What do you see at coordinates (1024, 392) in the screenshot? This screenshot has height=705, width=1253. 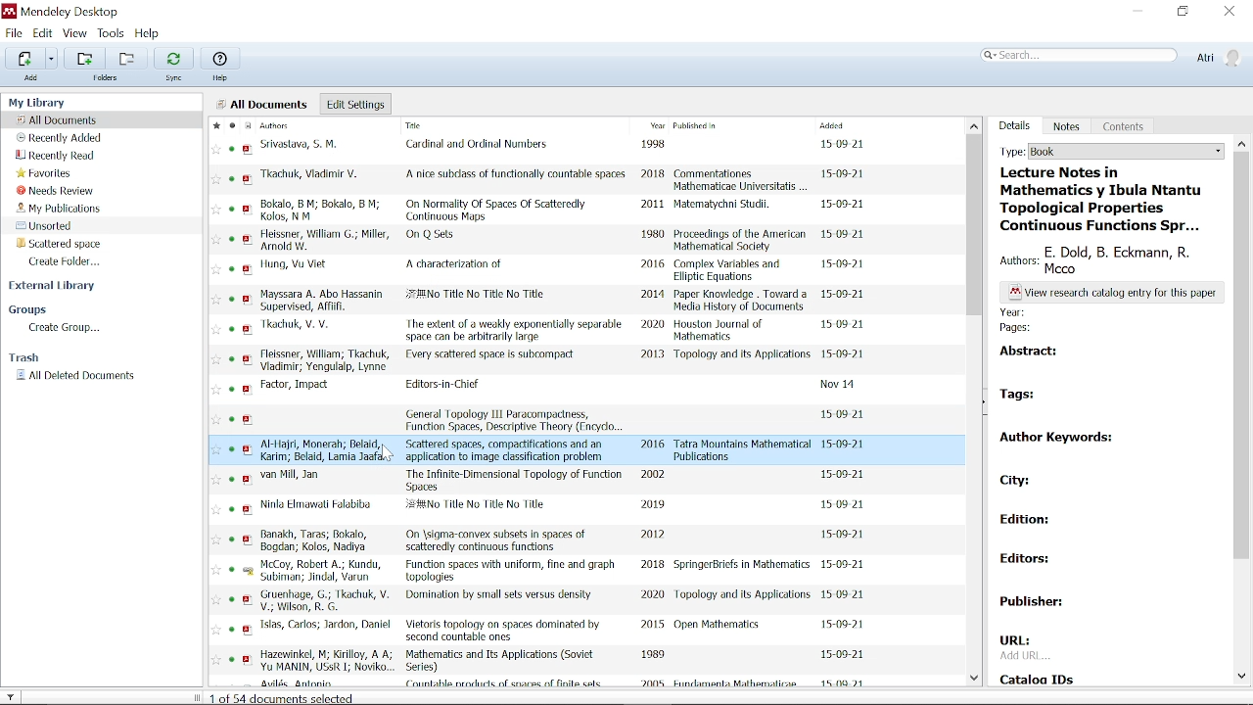 I see `tags` at bounding box center [1024, 392].